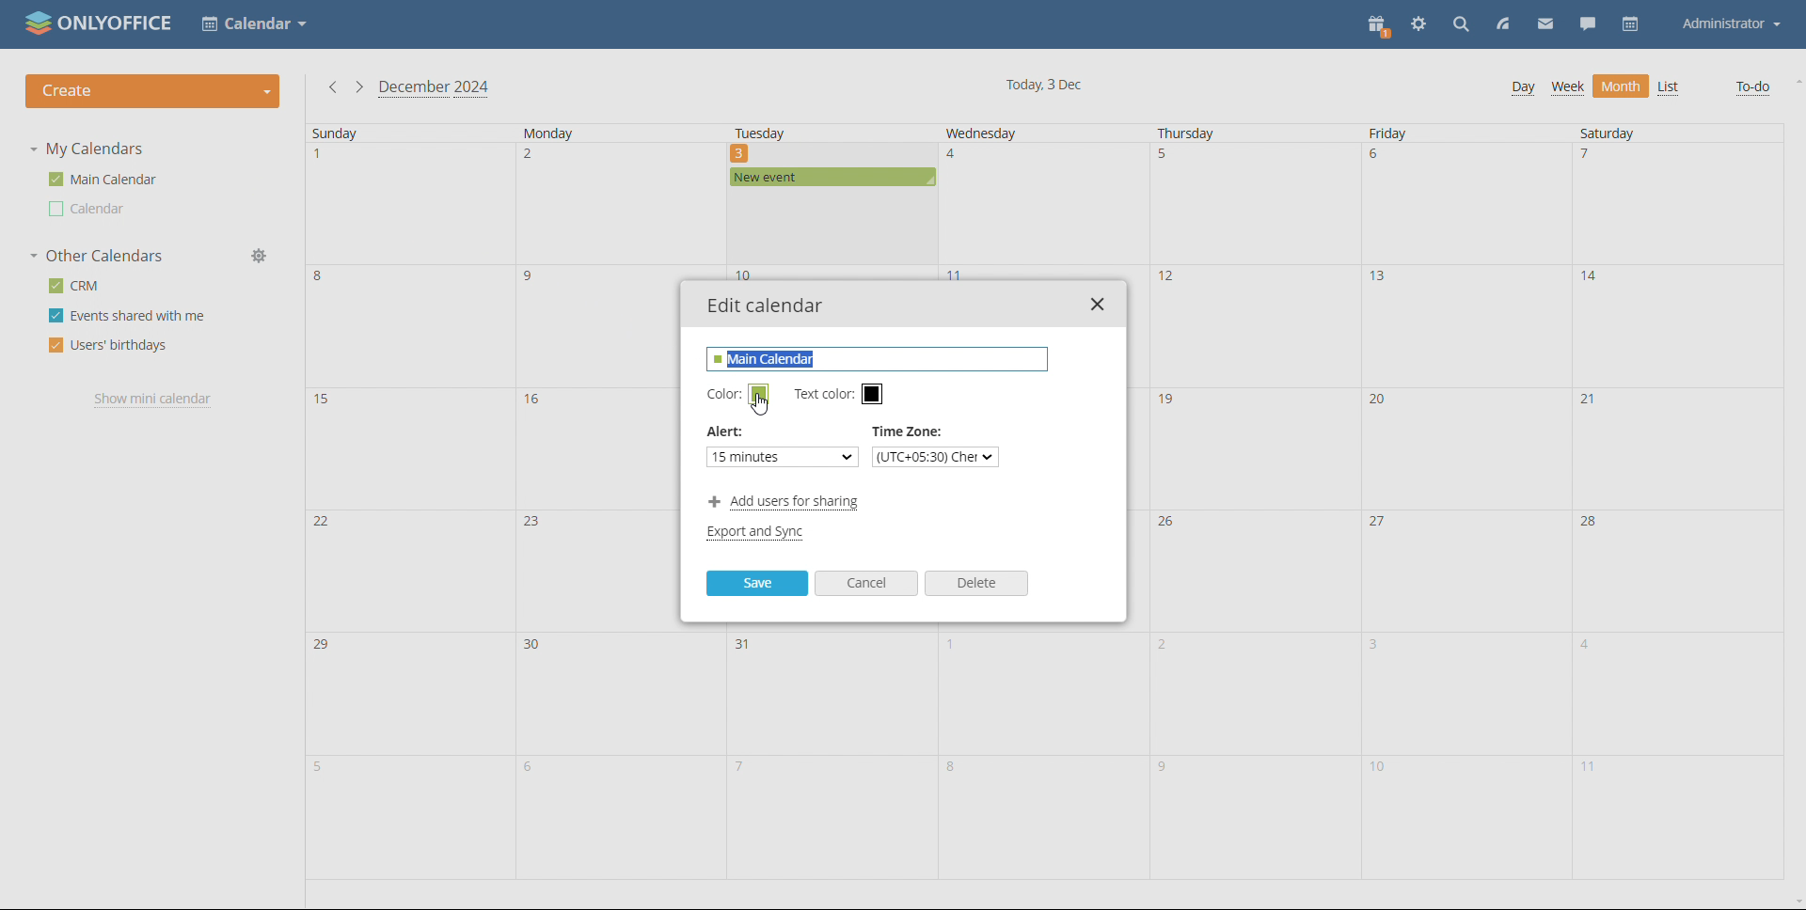 The image size is (1806, 910). Describe the element at coordinates (1669, 87) in the screenshot. I see `list view` at that location.